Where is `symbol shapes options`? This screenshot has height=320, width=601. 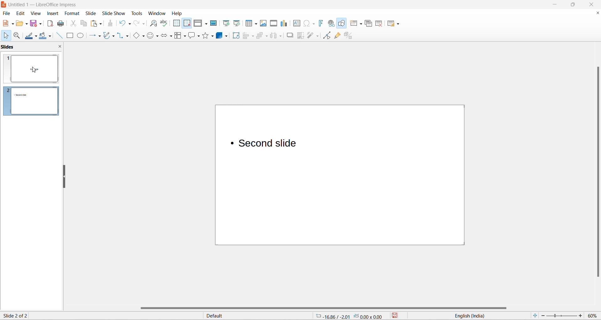
symbol shapes options is located at coordinates (157, 37).